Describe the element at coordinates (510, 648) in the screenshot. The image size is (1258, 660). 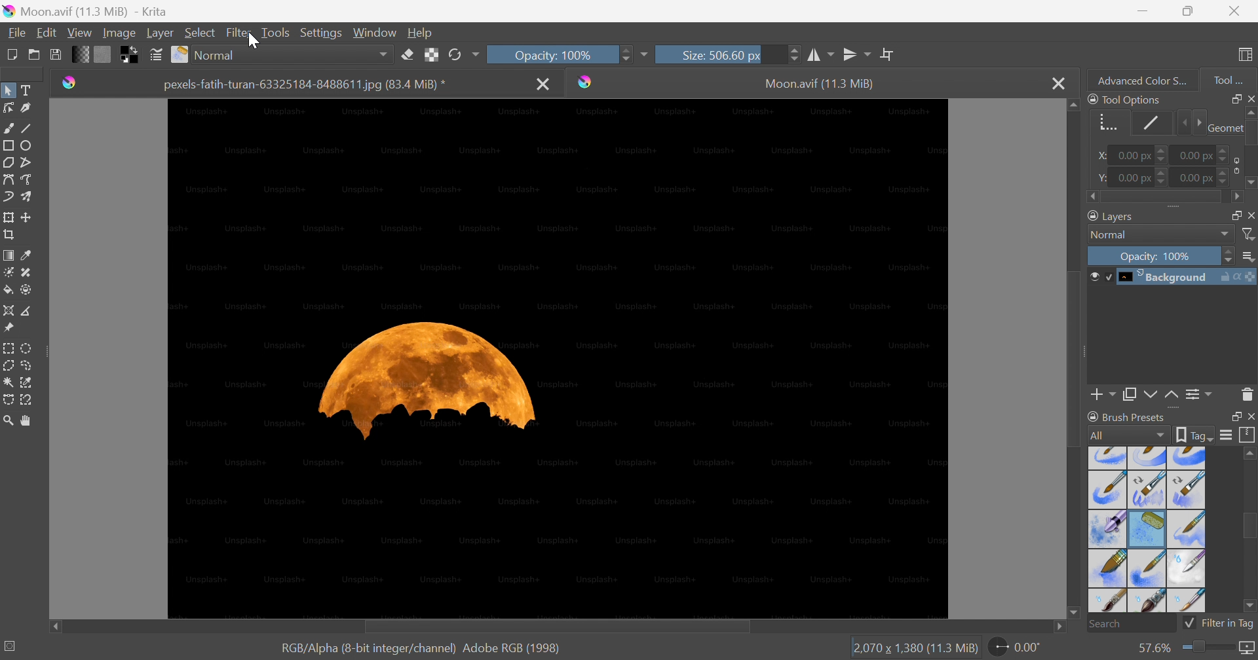
I see `Adobe RGB (1998)` at that location.